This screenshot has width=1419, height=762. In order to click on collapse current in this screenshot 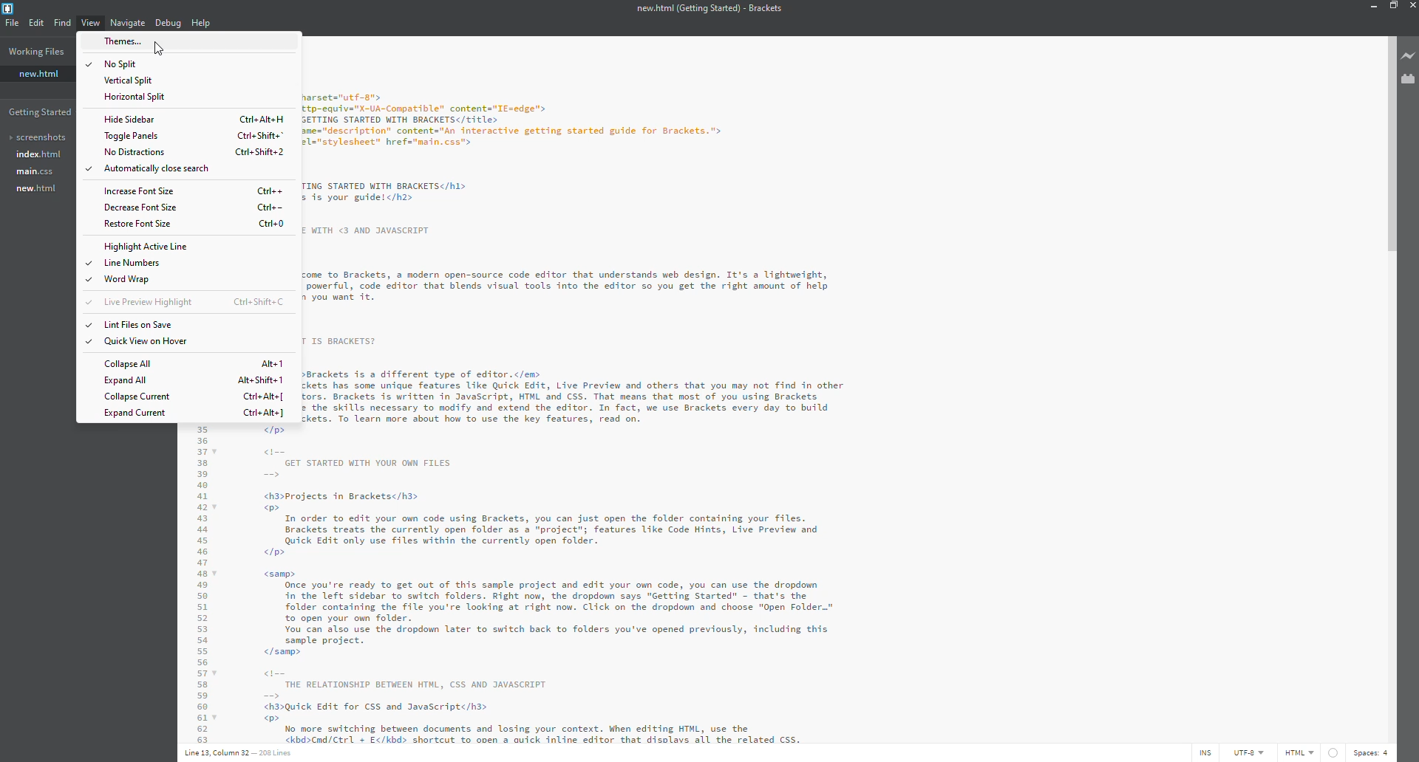, I will do `click(139, 396)`.